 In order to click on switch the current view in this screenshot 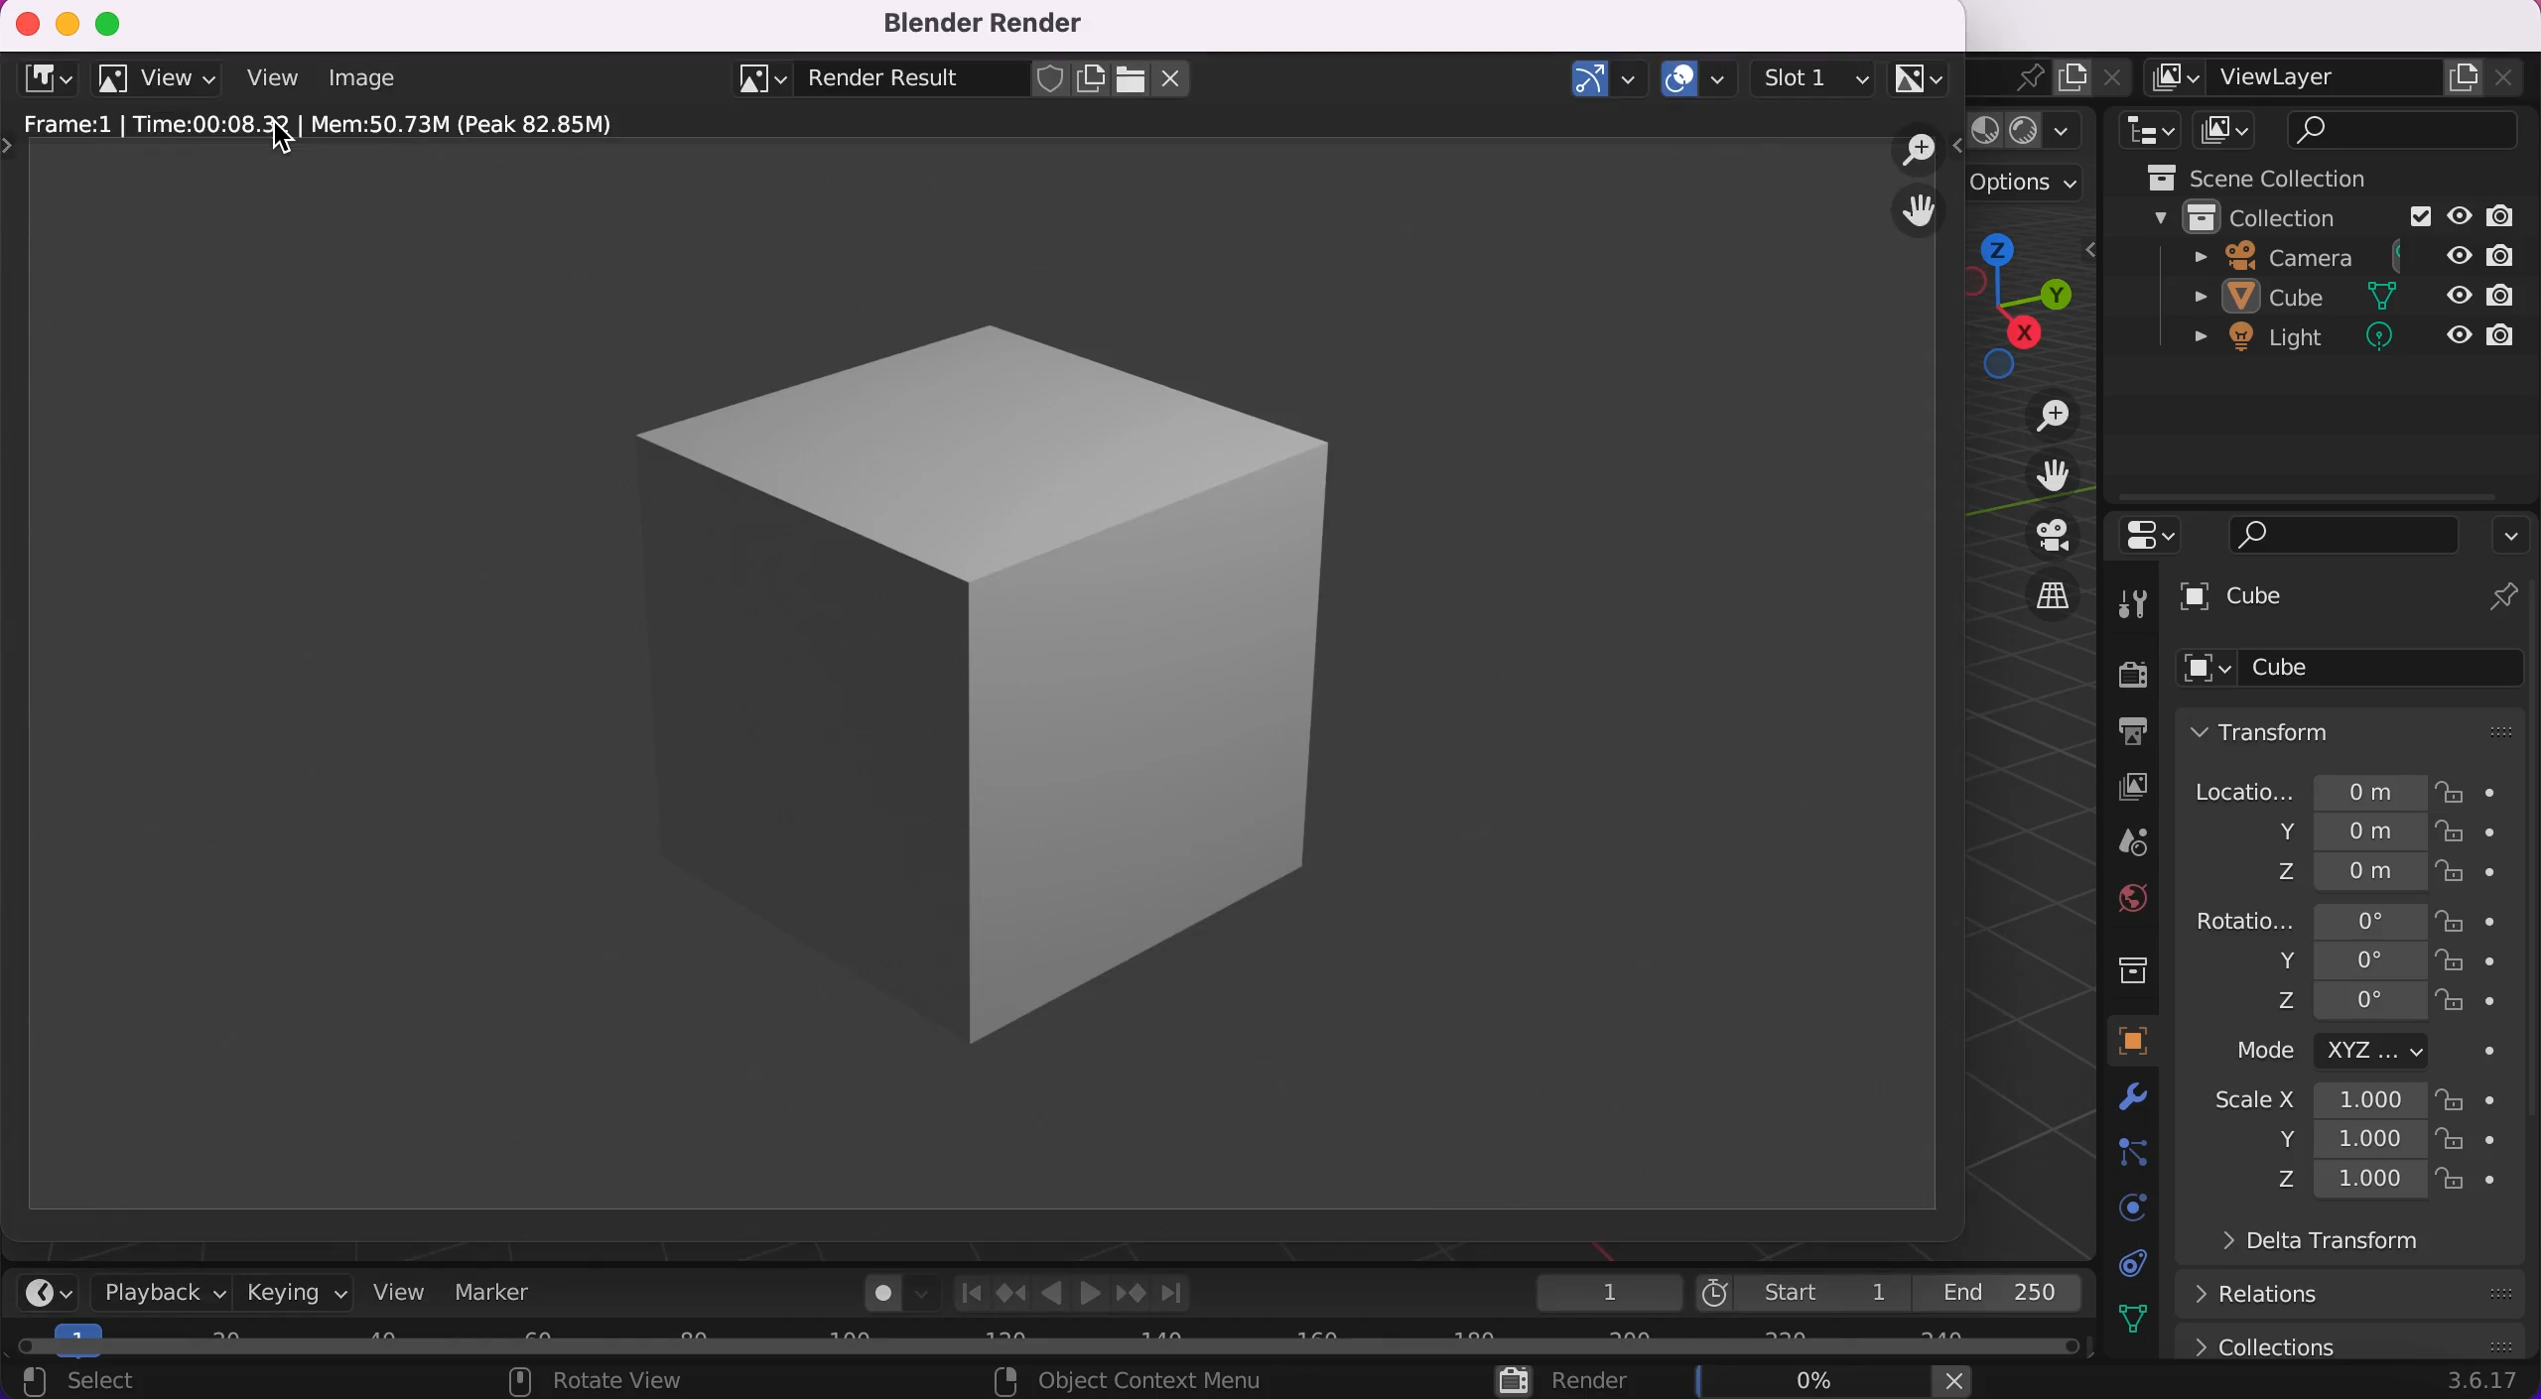, I will do `click(2049, 591)`.